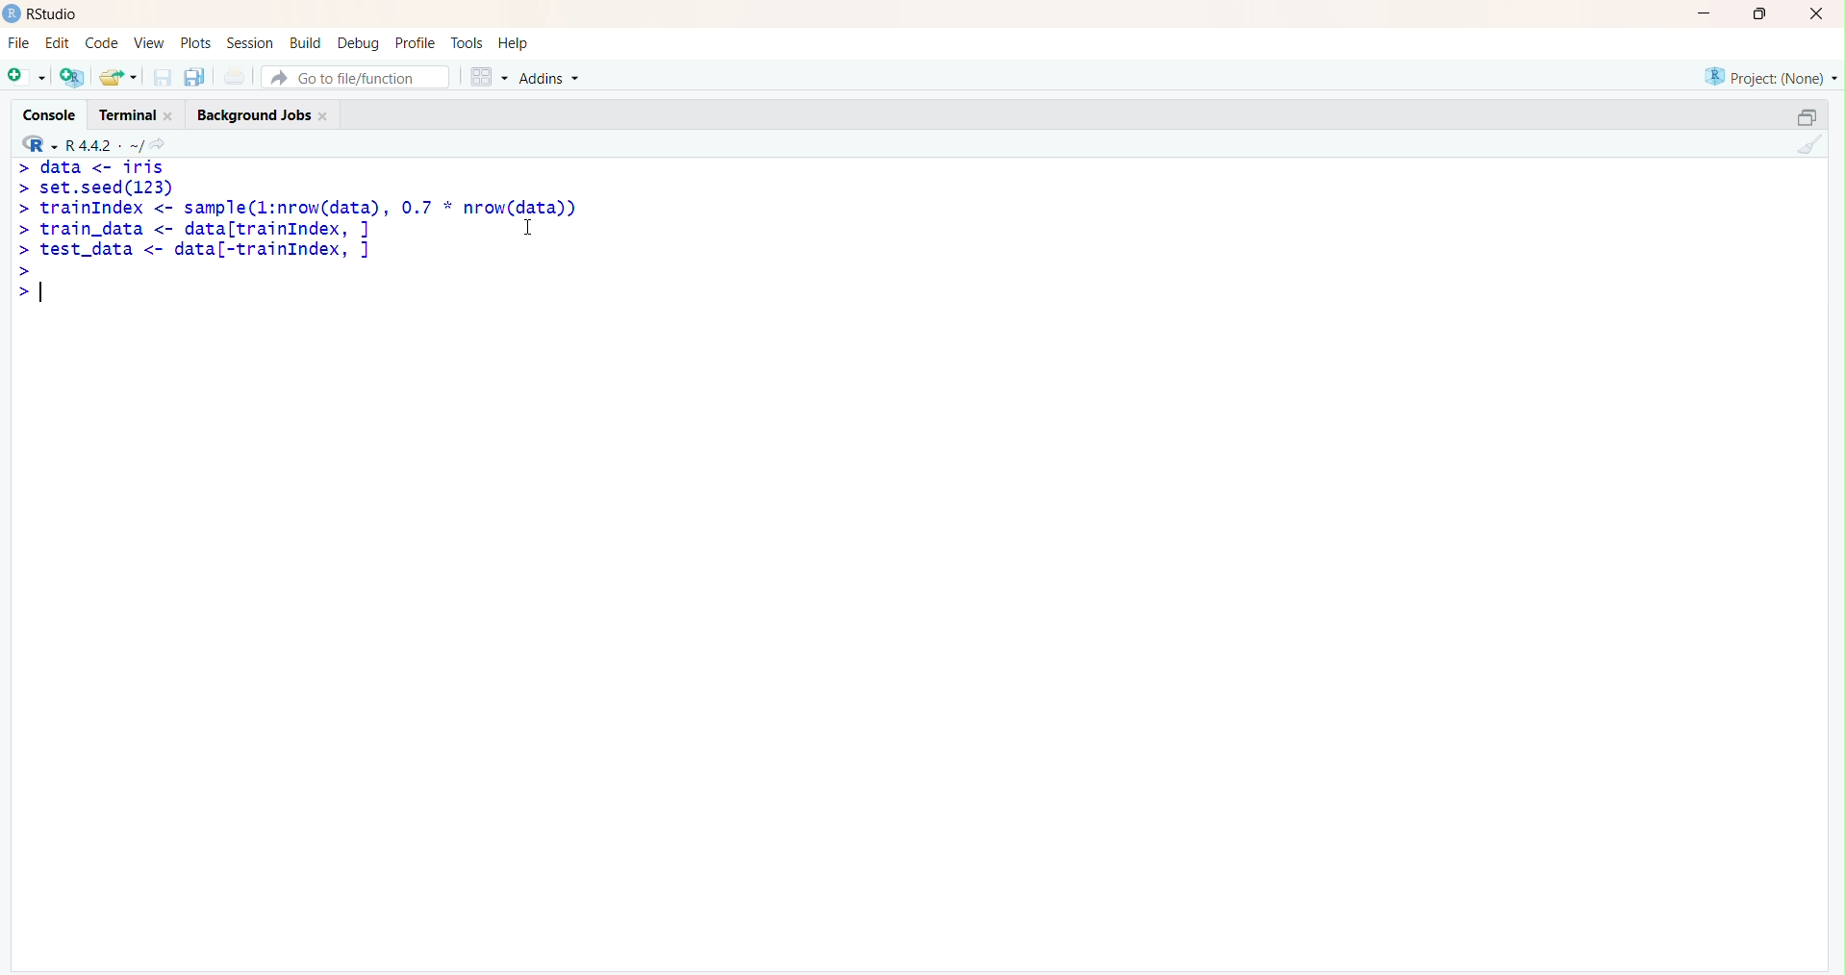  Describe the element at coordinates (467, 41) in the screenshot. I see `Tools` at that location.